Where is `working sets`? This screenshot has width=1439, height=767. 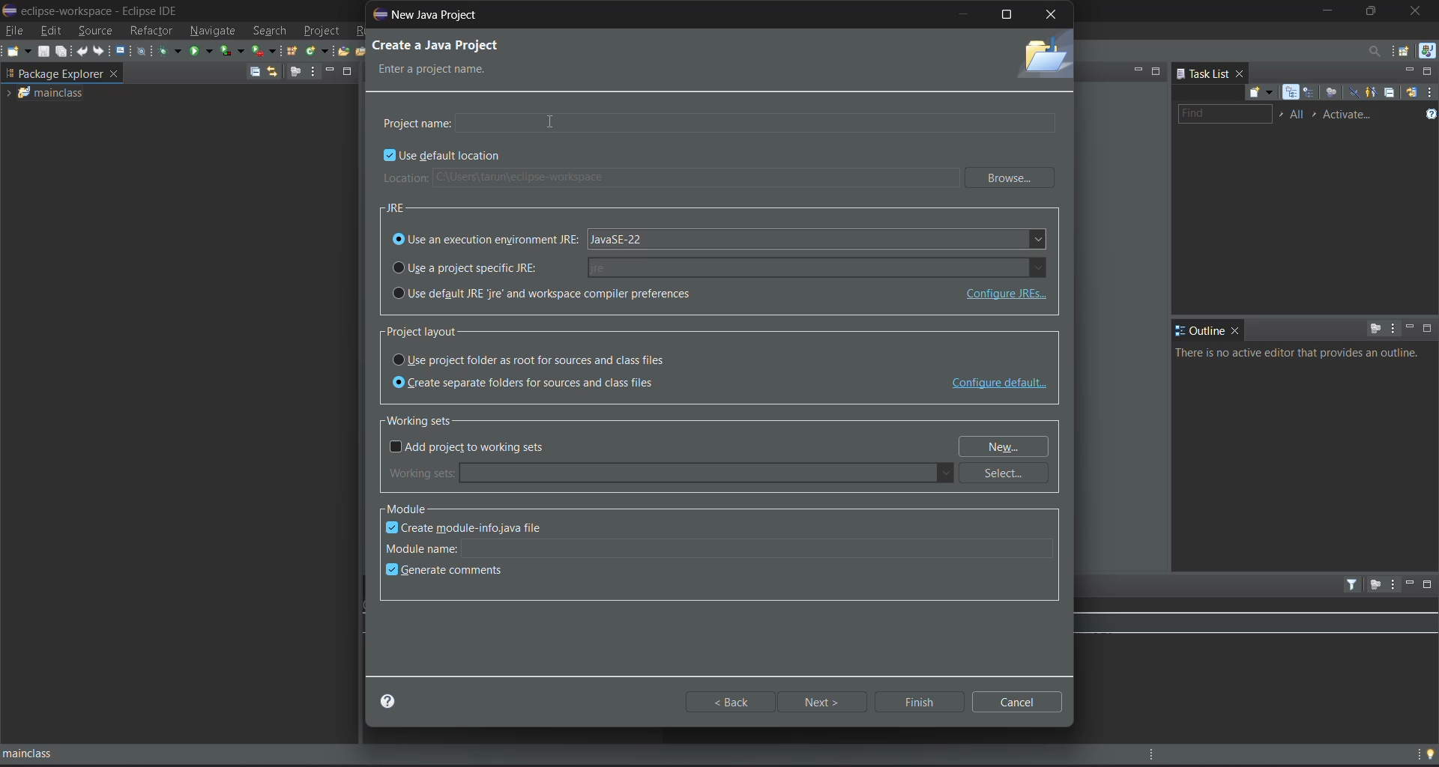
working sets is located at coordinates (671, 473).